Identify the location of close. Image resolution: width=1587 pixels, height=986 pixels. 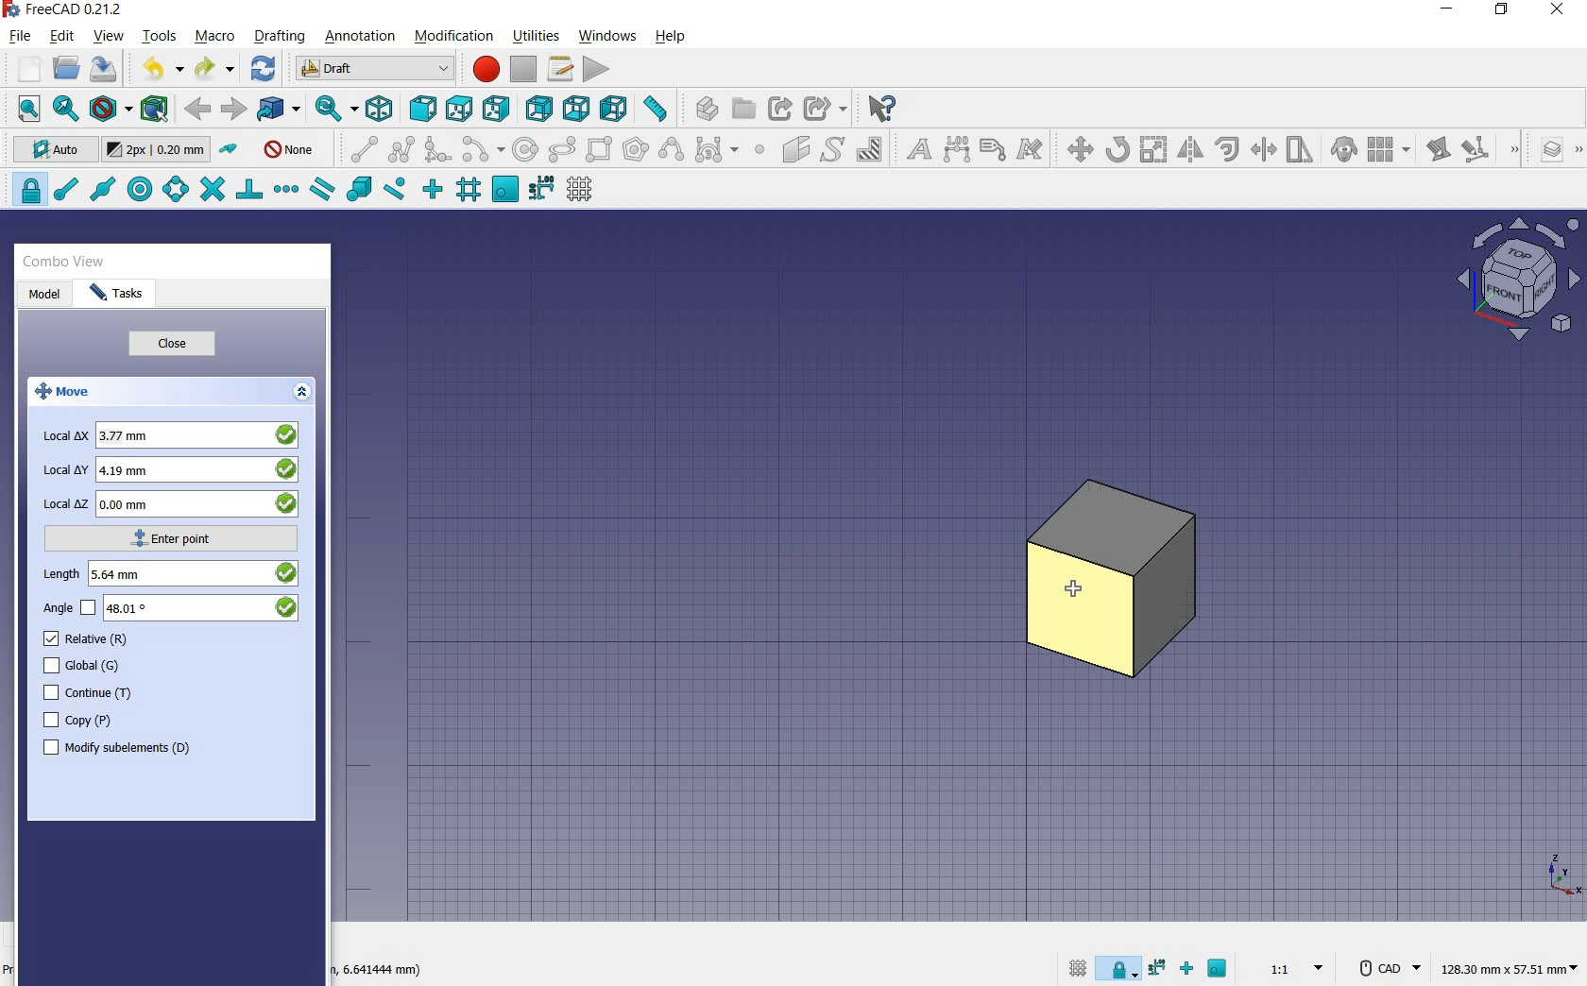
(171, 348).